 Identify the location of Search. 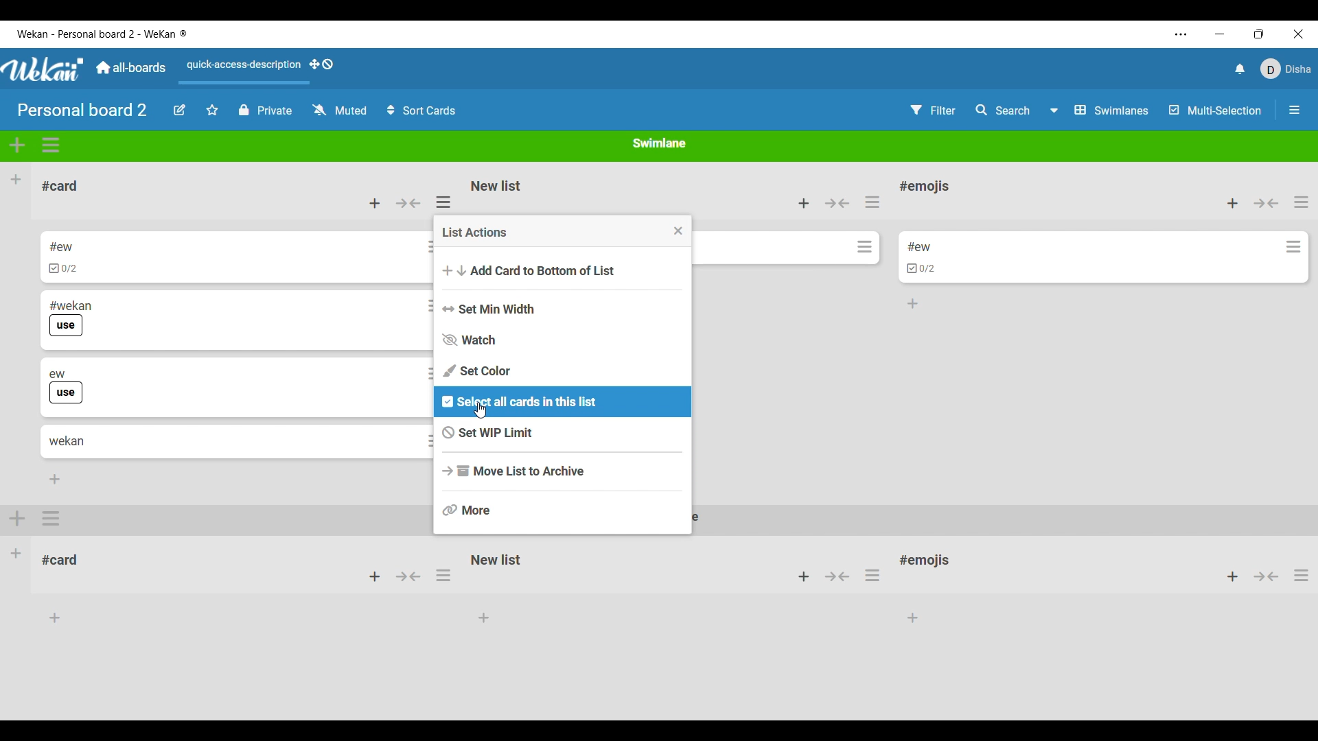
(1003, 110).